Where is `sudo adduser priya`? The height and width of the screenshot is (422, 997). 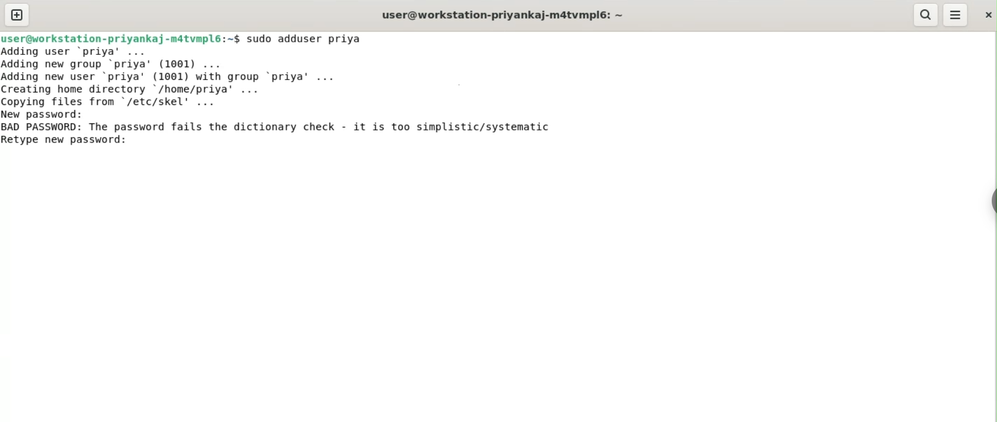 sudo adduser priya is located at coordinates (305, 39).